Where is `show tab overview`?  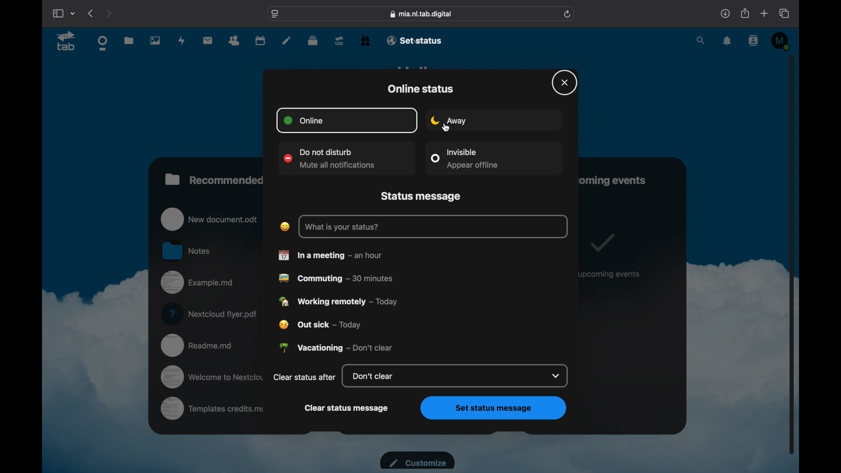
show tab overview is located at coordinates (784, 13).